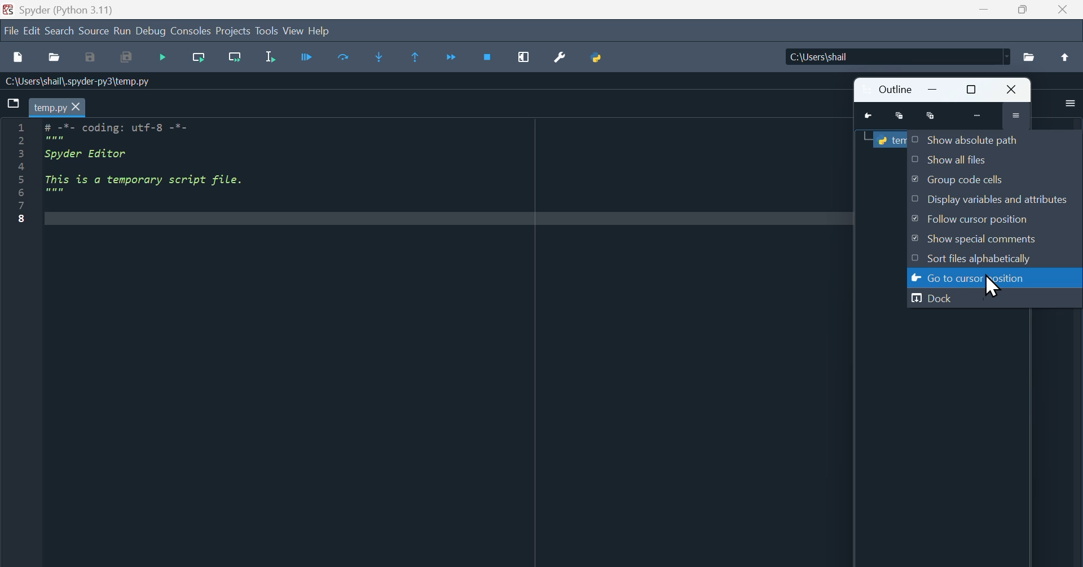 Image resolution: width=1083 pixels, height=567 pixels. I want to click on Debug, so click(151, 30).